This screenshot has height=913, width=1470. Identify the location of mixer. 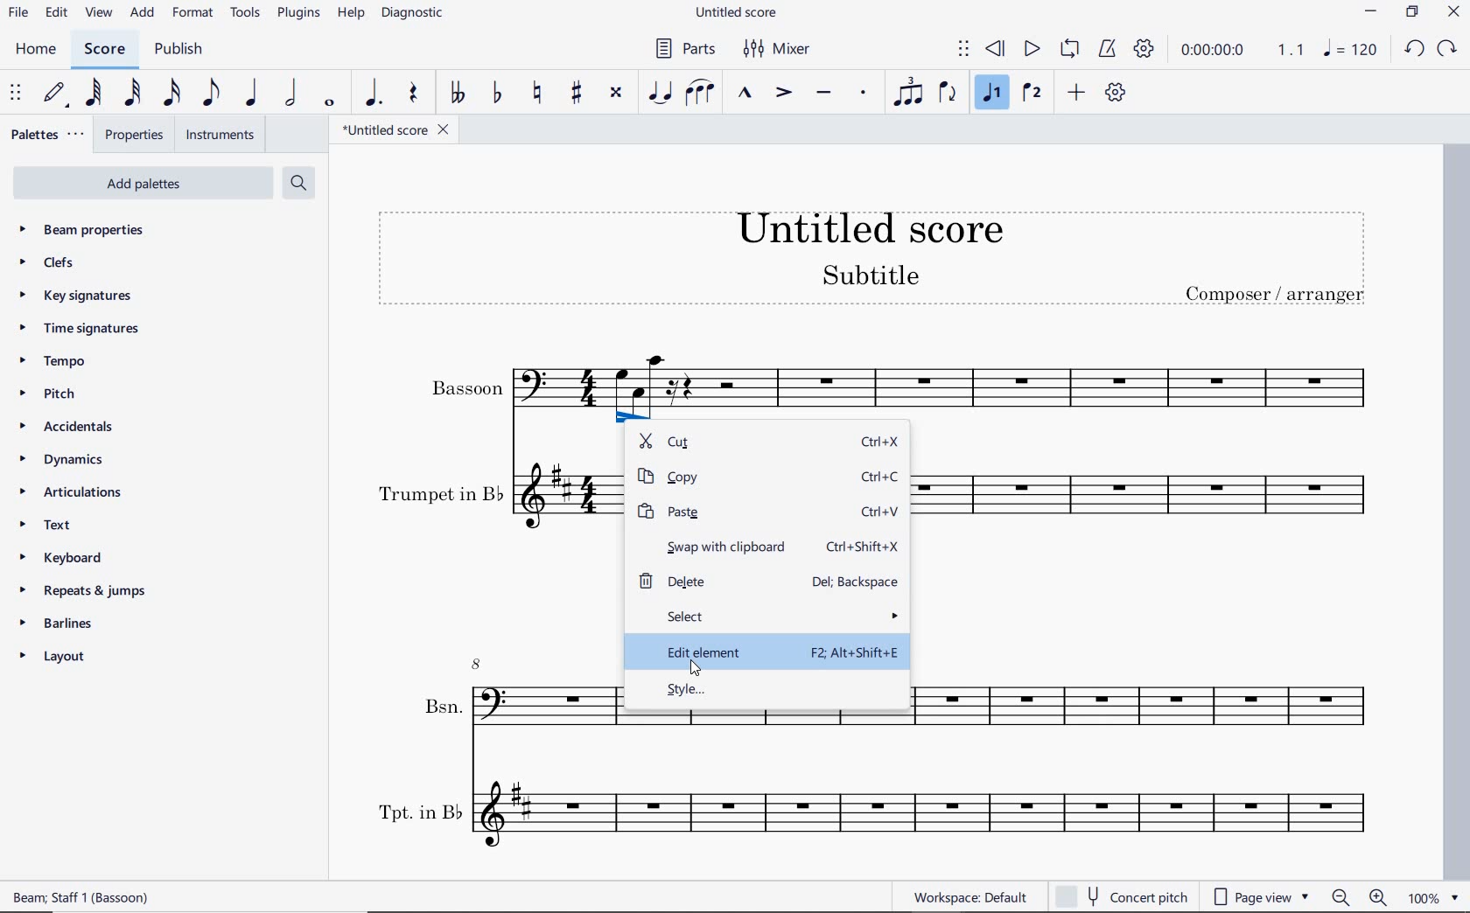
(778, 50).